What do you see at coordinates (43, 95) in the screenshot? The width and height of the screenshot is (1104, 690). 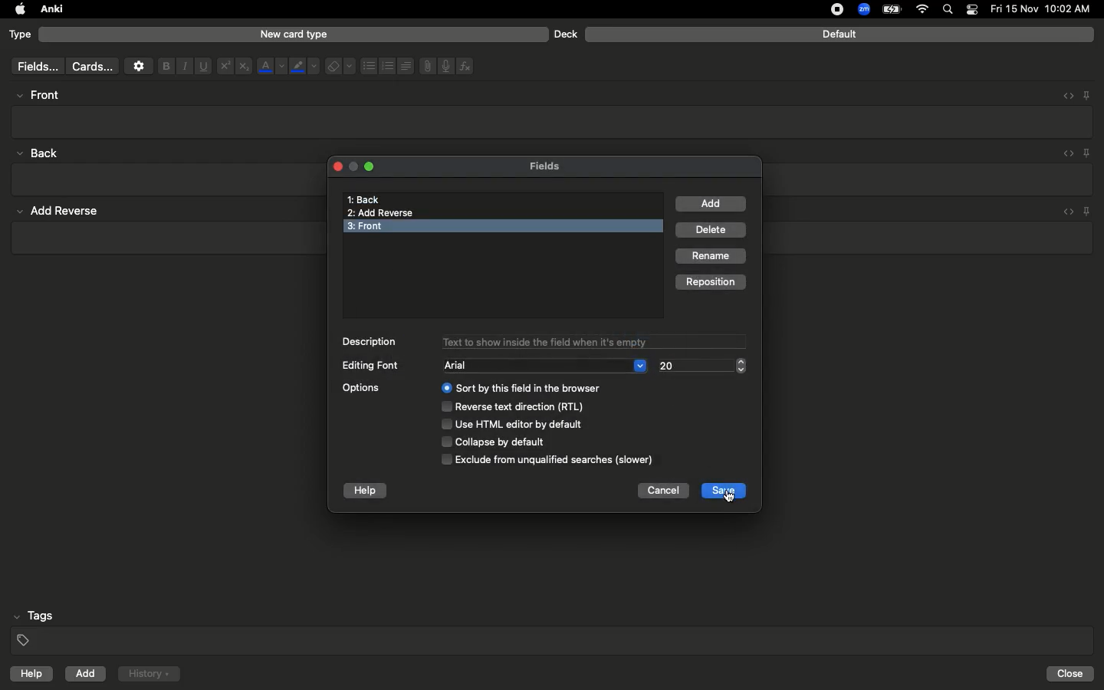 I see `High` at bounding box center [43, 95].